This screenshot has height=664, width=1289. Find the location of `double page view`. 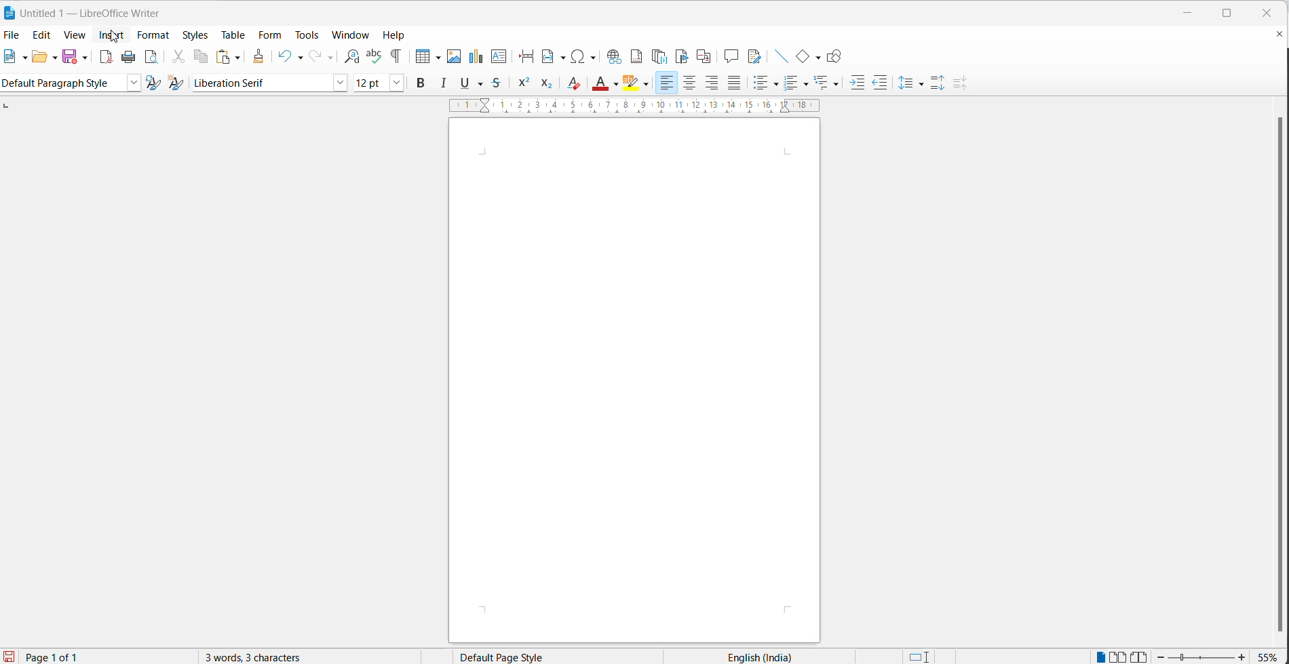

double page view is located at coordinates (1119, 656).